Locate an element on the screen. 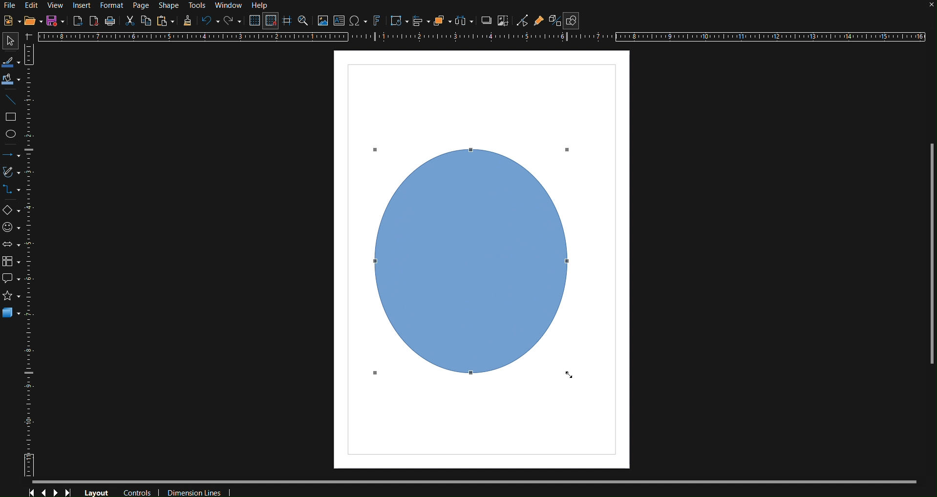 The height and width of the screenshot is (497, 937). Insert Image is located at coordinates (322, 21).